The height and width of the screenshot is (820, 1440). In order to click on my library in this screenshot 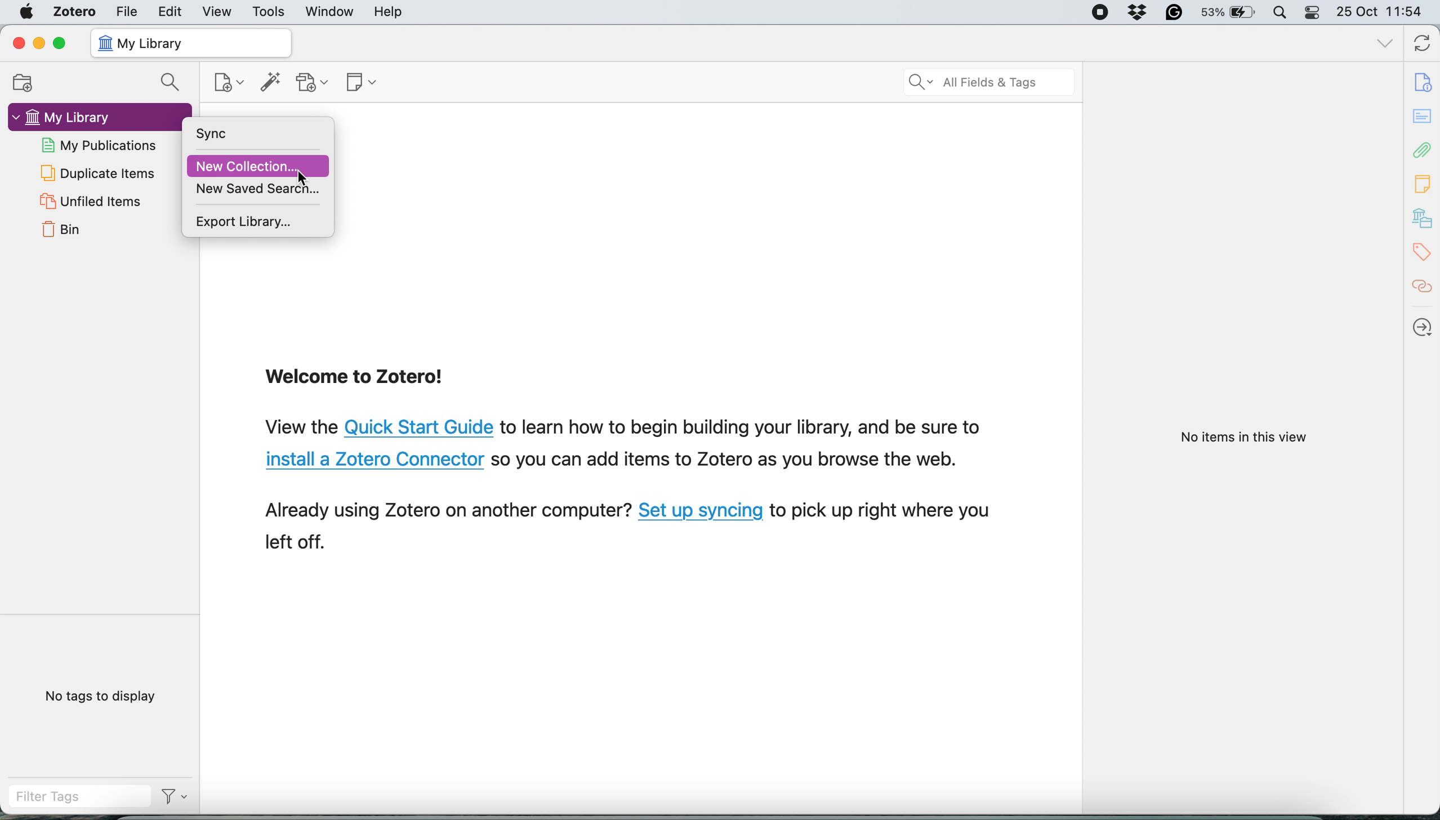, I will do `click(192, 43)`.